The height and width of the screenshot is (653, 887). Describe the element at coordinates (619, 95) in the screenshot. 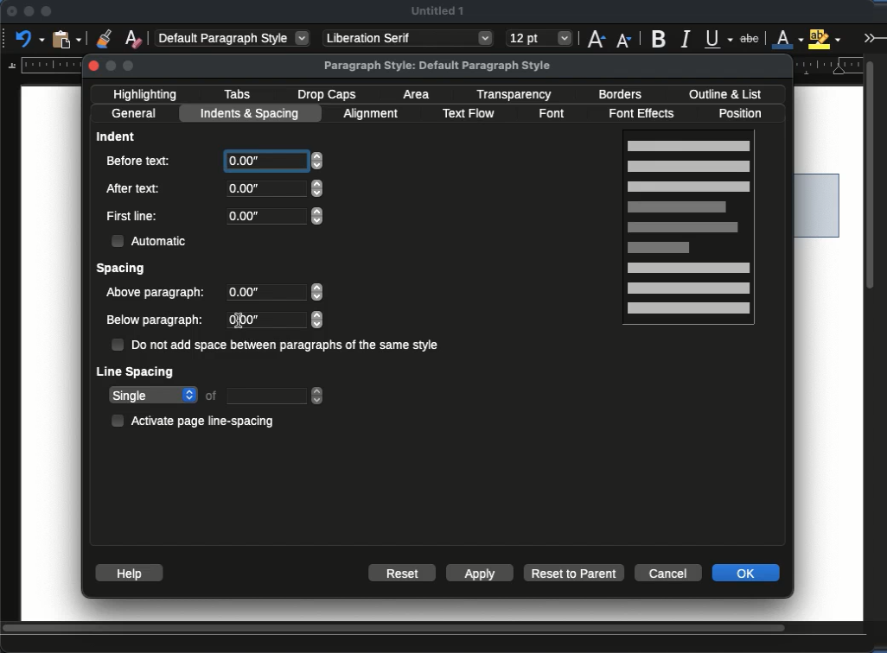

I see `borders` at that location.